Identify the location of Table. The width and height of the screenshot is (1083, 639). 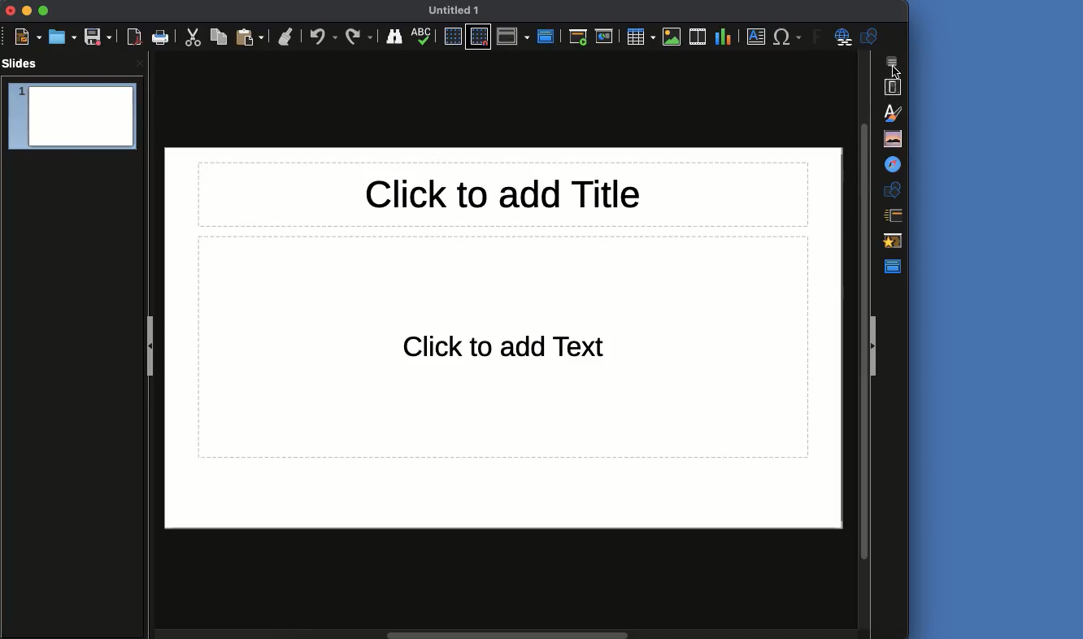
(640, 36).